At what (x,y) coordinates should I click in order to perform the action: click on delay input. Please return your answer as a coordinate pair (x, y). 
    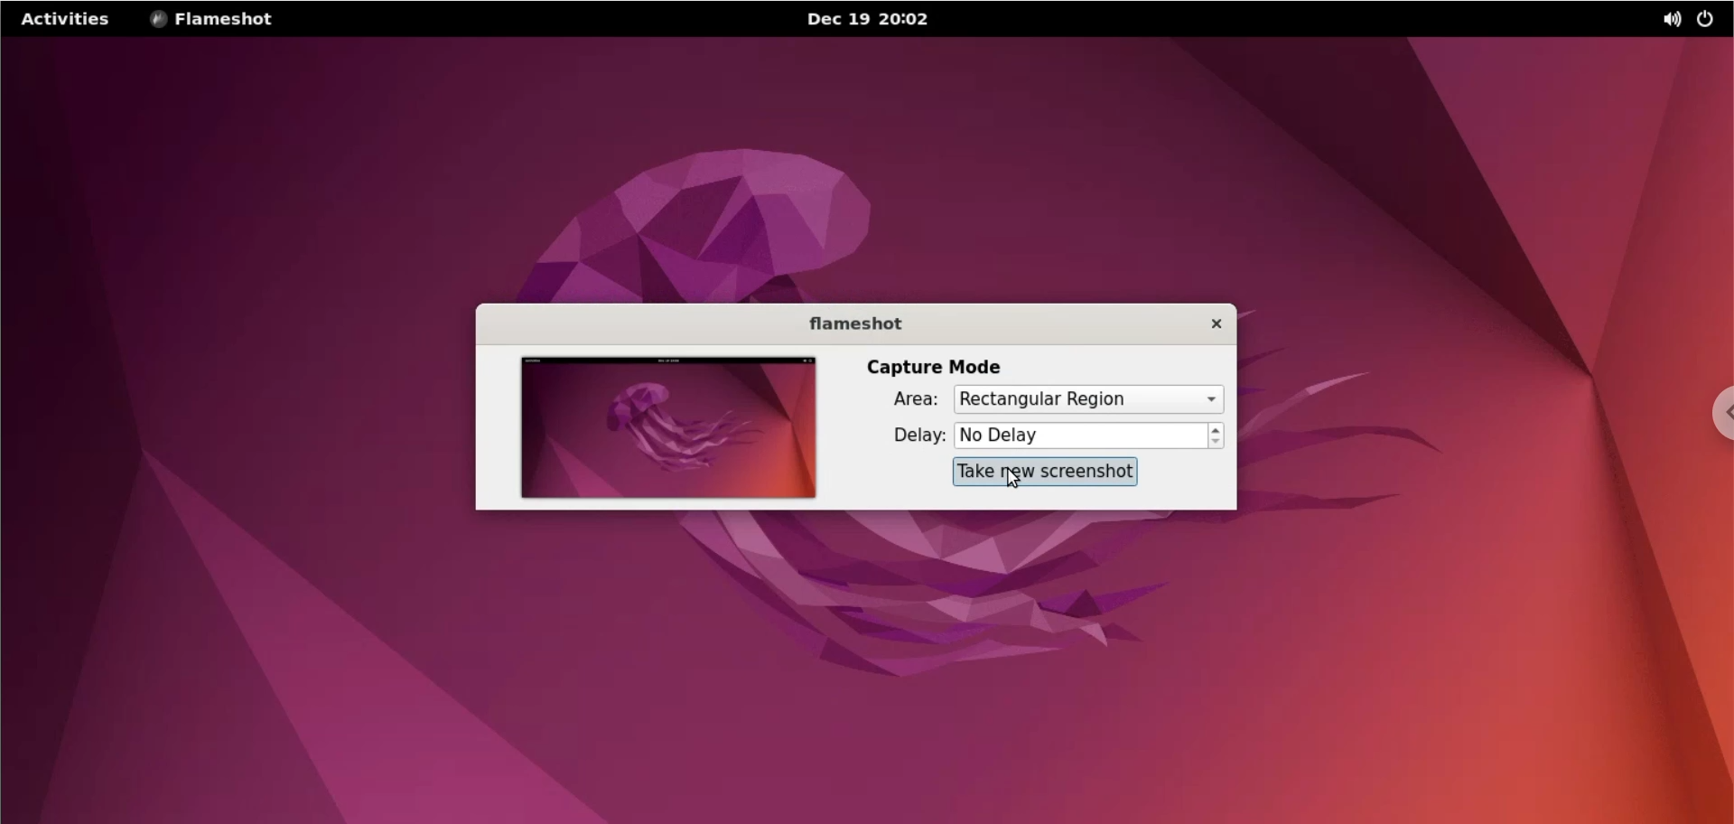
    Looking at the image, I should click on (1079, 436).